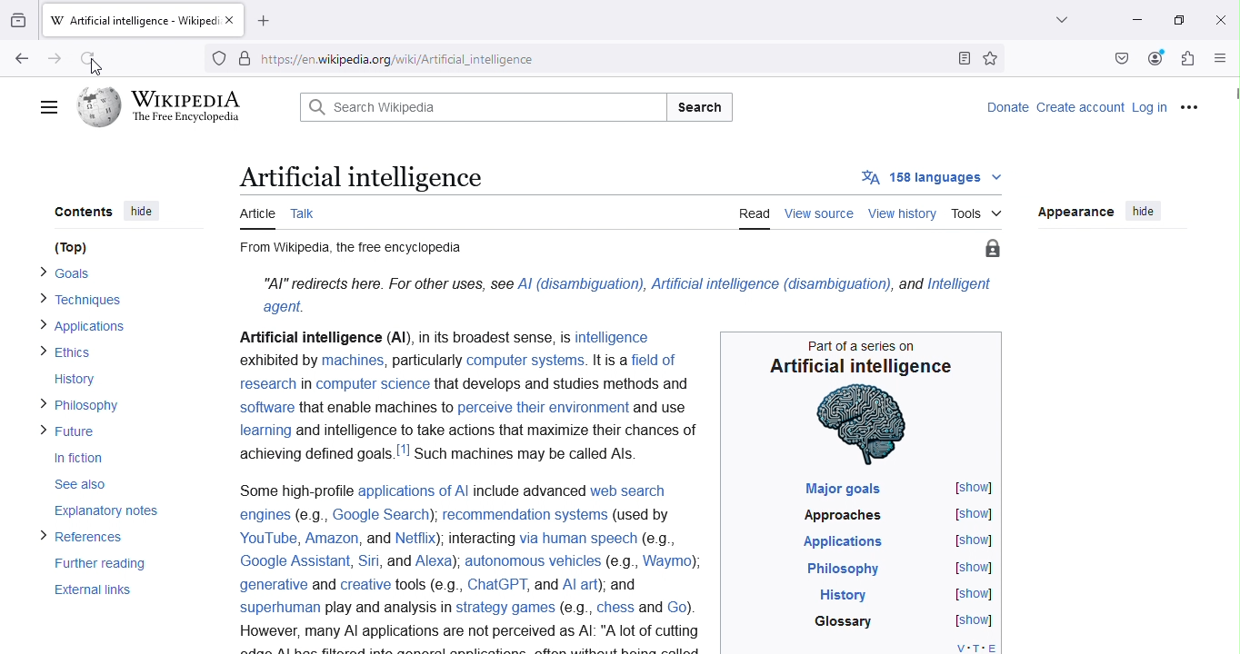  Describe the element at coordinates (98, 74) in the screenshot. I see `Cursor` at that location.